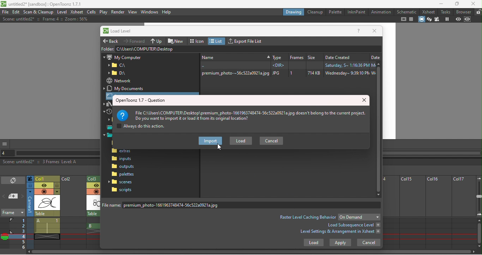  What do you see at coordinates (210, 141) in the screenshot?
I see `Import` at bounding box center [210, 141].